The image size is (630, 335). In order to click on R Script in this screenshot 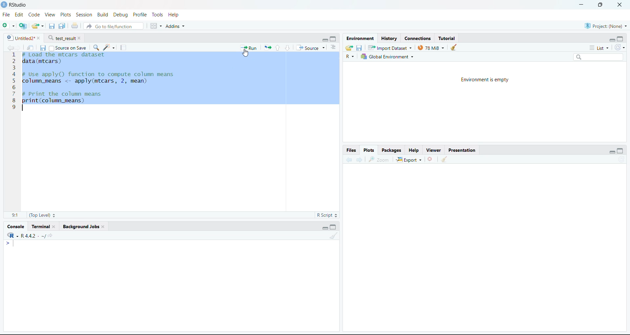, I will do `click(328, 215)`.